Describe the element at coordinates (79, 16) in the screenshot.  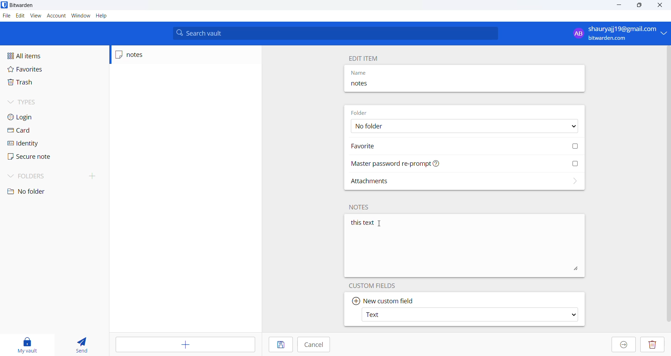
I see `window` at that location.